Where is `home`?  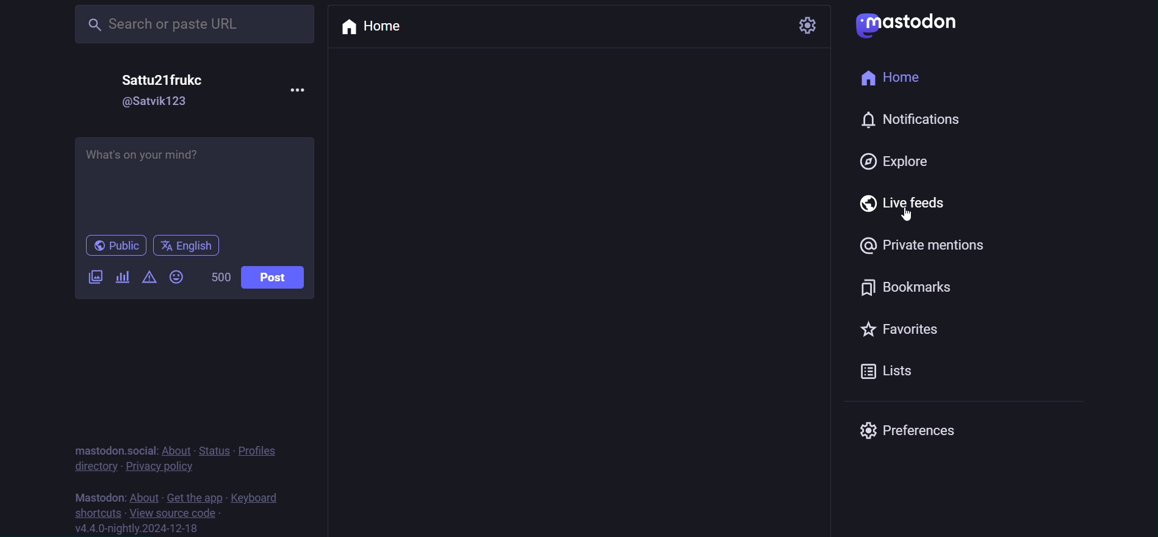
home is located at coordinates (893, 75).